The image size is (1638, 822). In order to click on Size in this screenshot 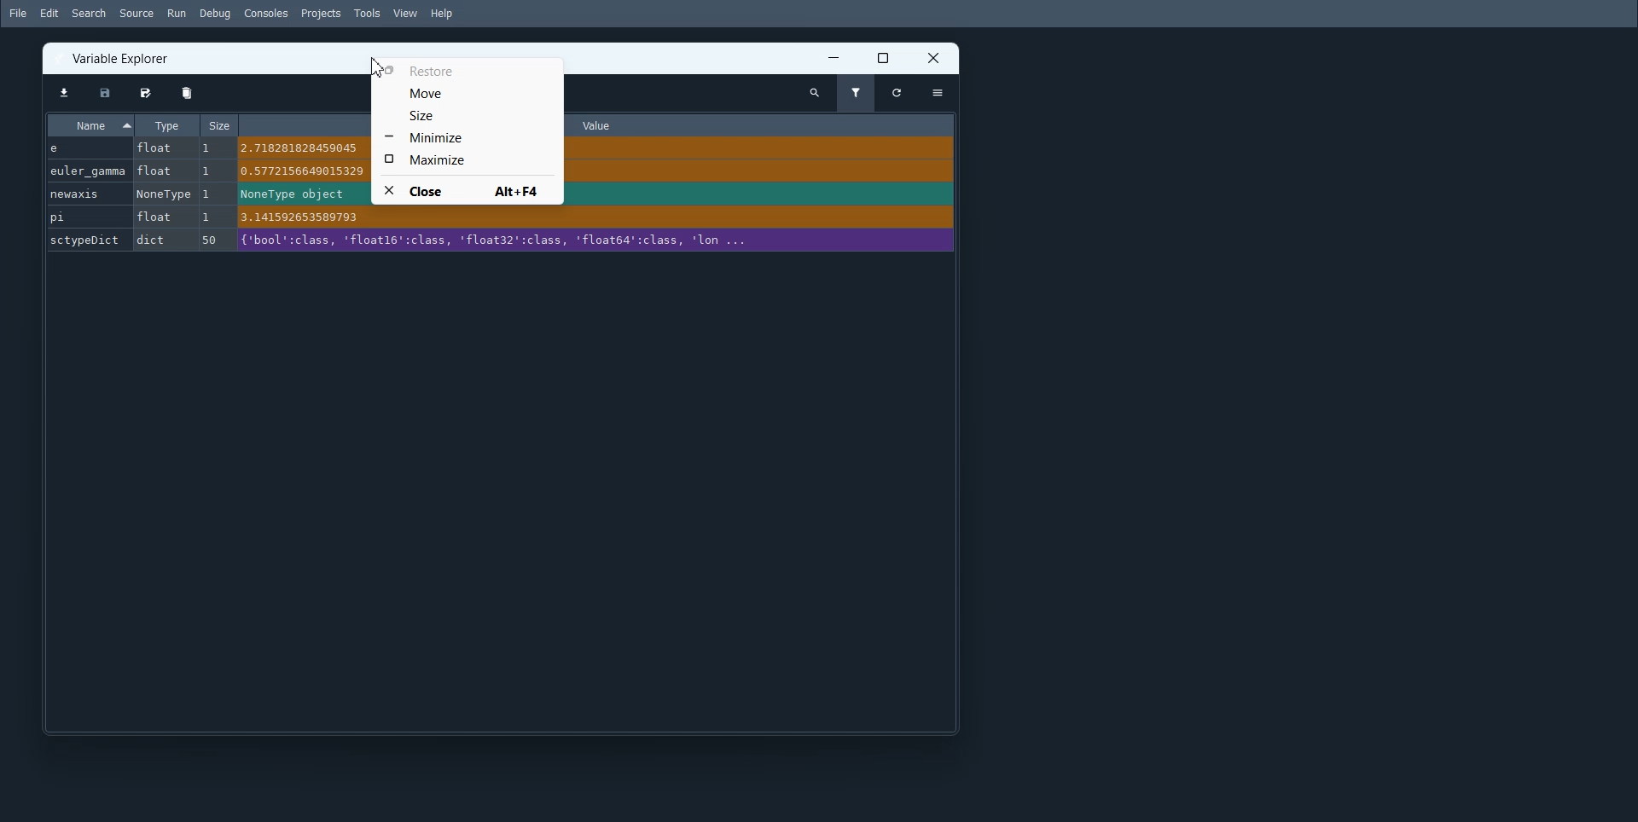, I will do `click(219, 124)`.